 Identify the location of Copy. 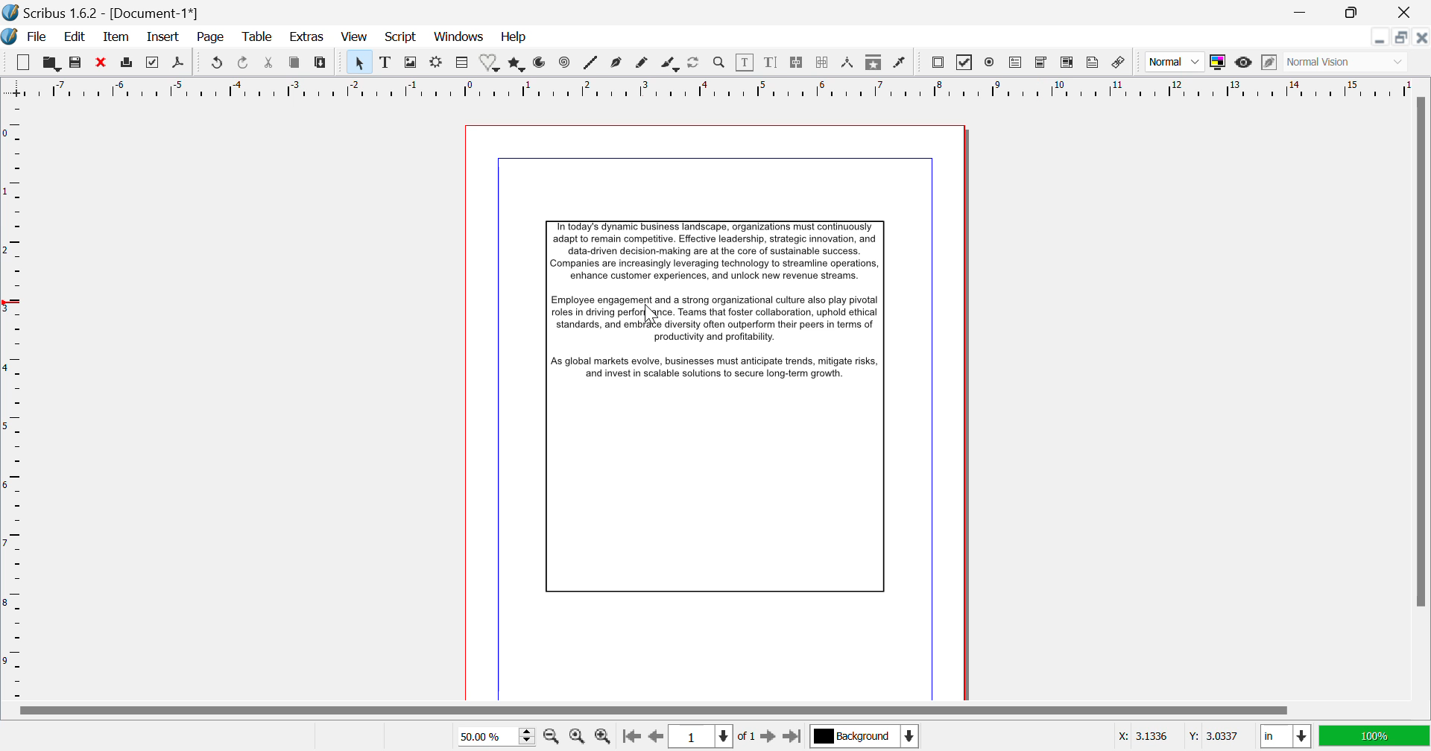
(297, 63).